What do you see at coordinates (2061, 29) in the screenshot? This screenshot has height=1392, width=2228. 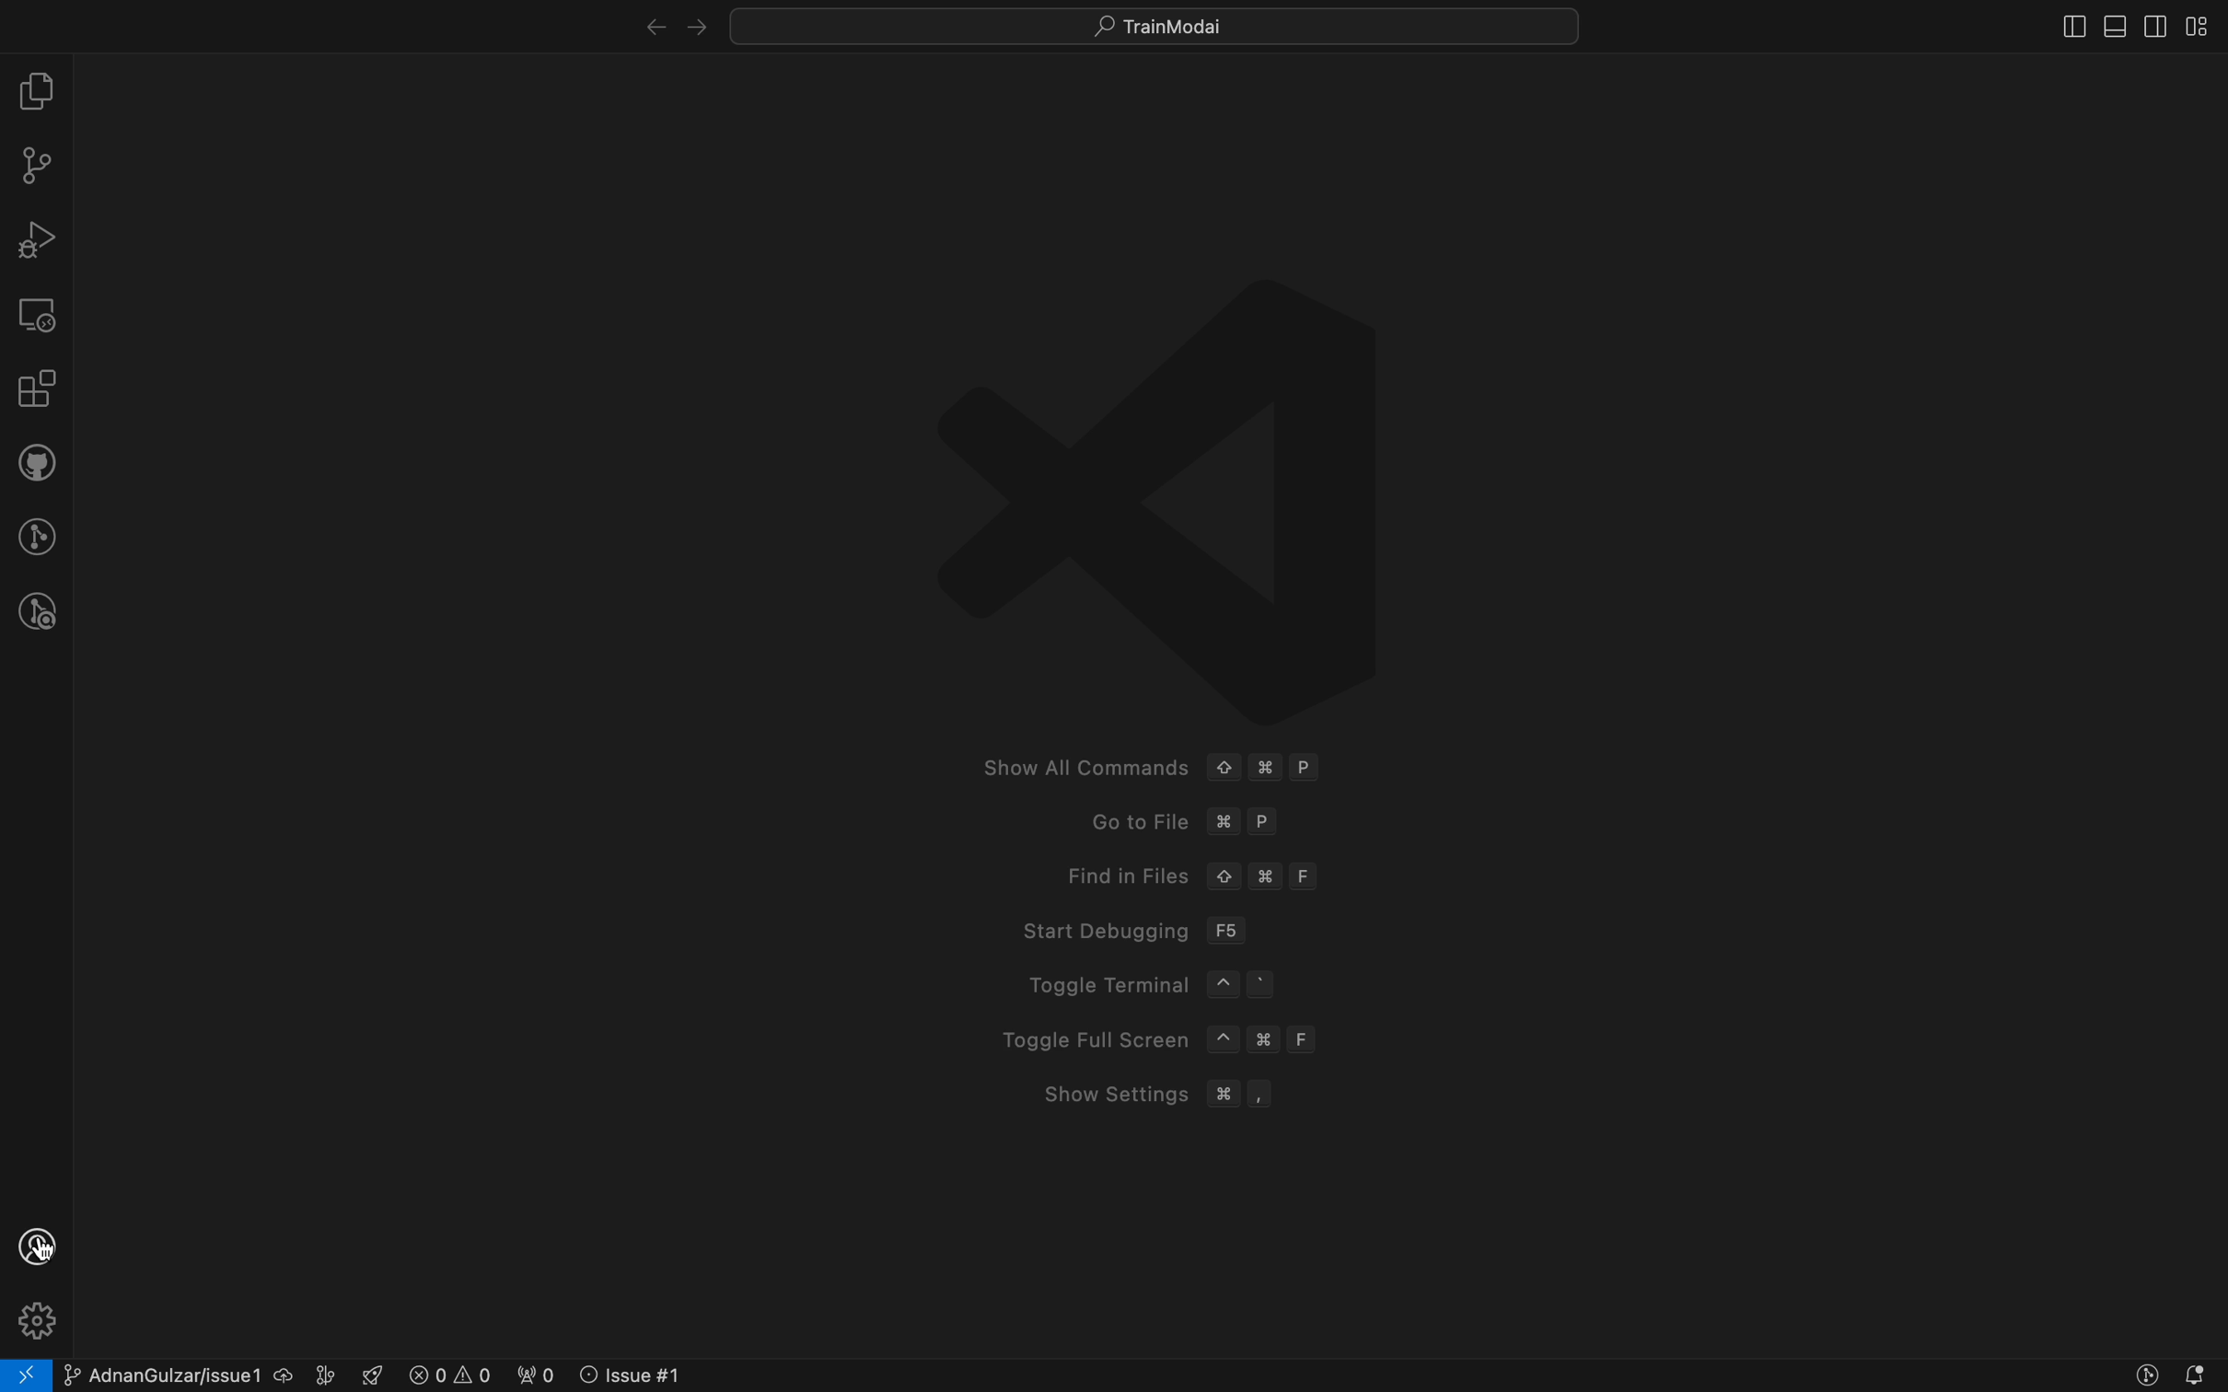 I see `close slidebar` at bounding box center [2061, 29].